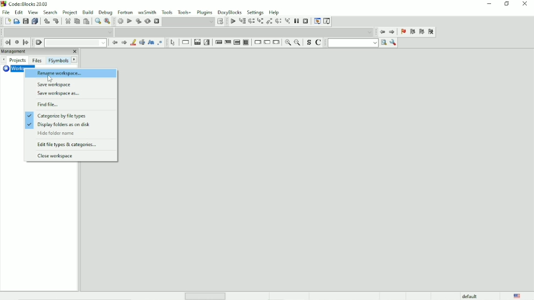 The height and width of the screenshot is (300, 534). What do you see at coordinates (159, 43) in the screenshot?
I see `Use regex` at bounding box center [159, 43].